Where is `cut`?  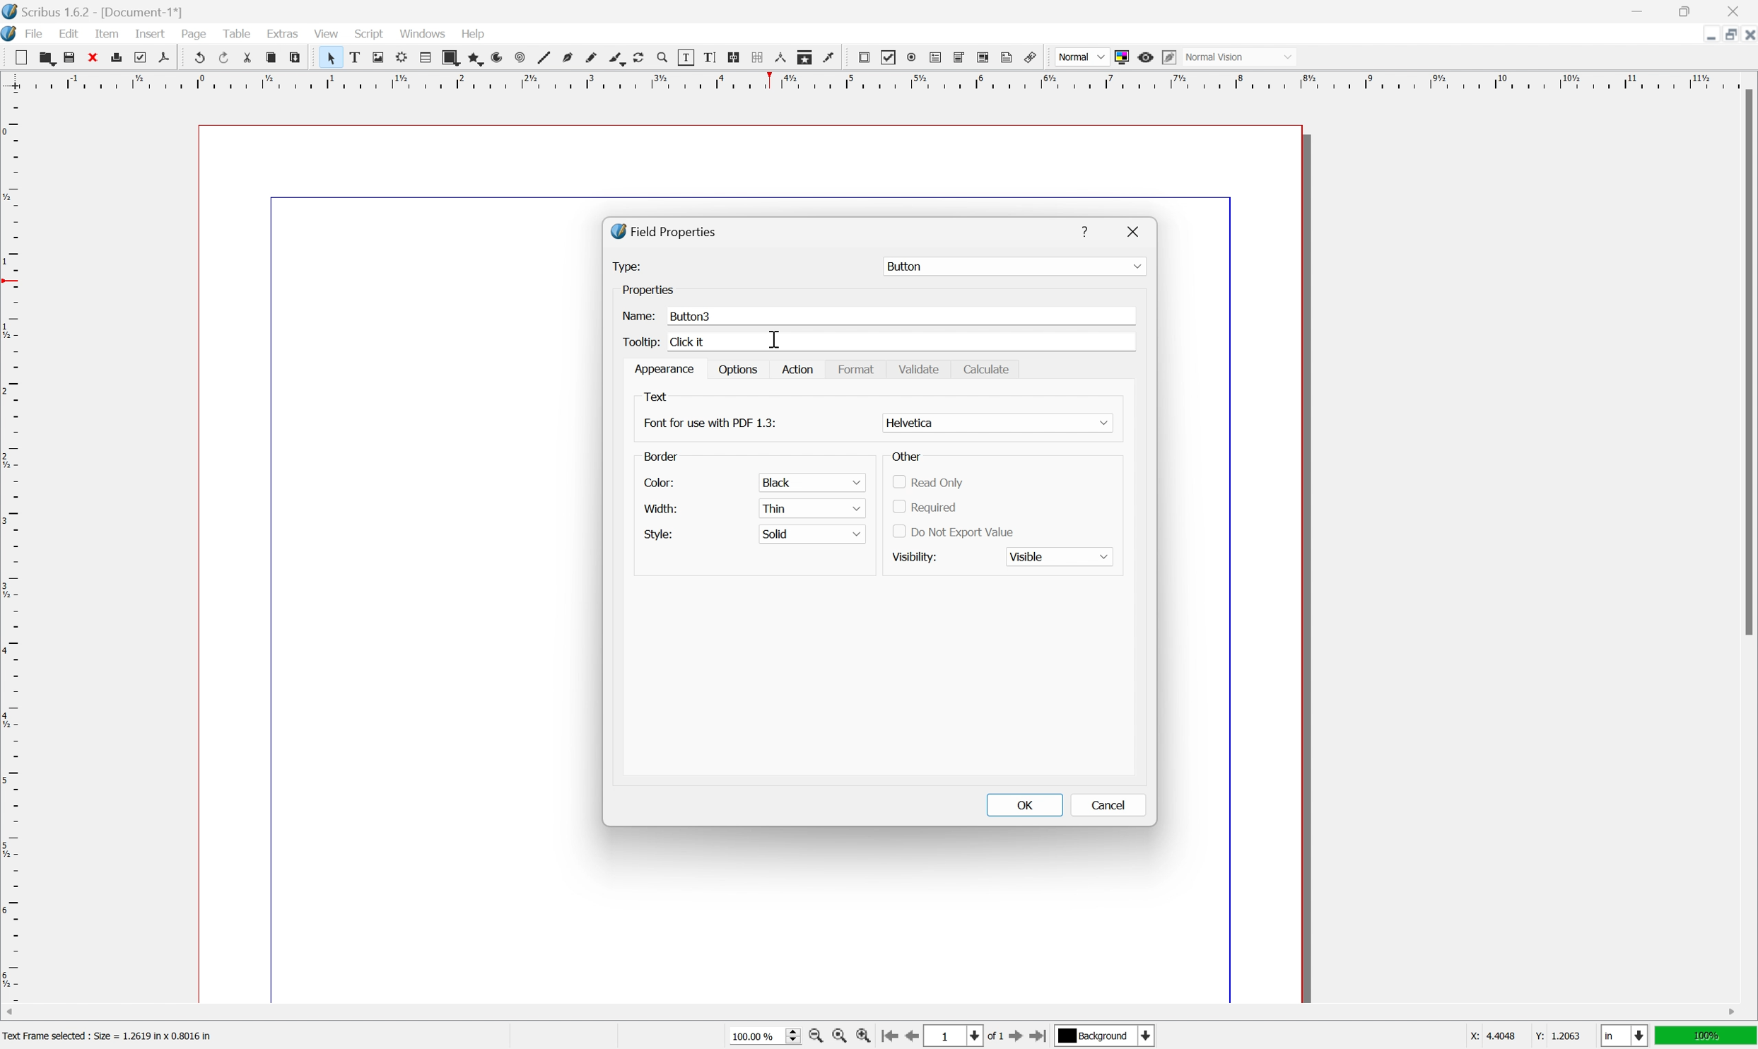
cut is located at coordinates (92, 57).